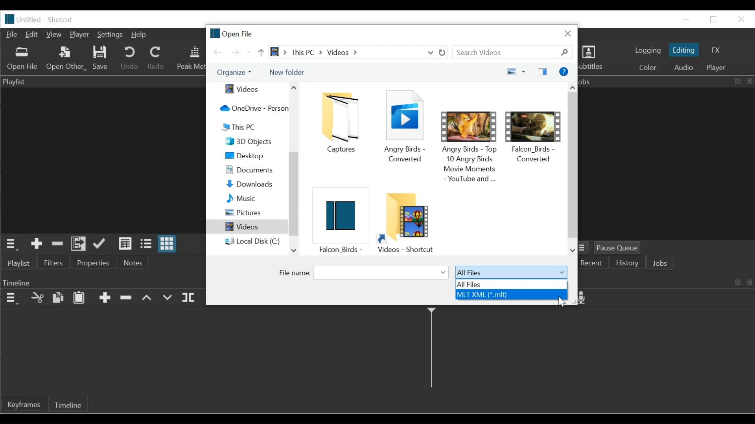  What do you see at coordinates (293, 250) in the screenshot?
I see `Scroll down` at bounding box center [293, 250].